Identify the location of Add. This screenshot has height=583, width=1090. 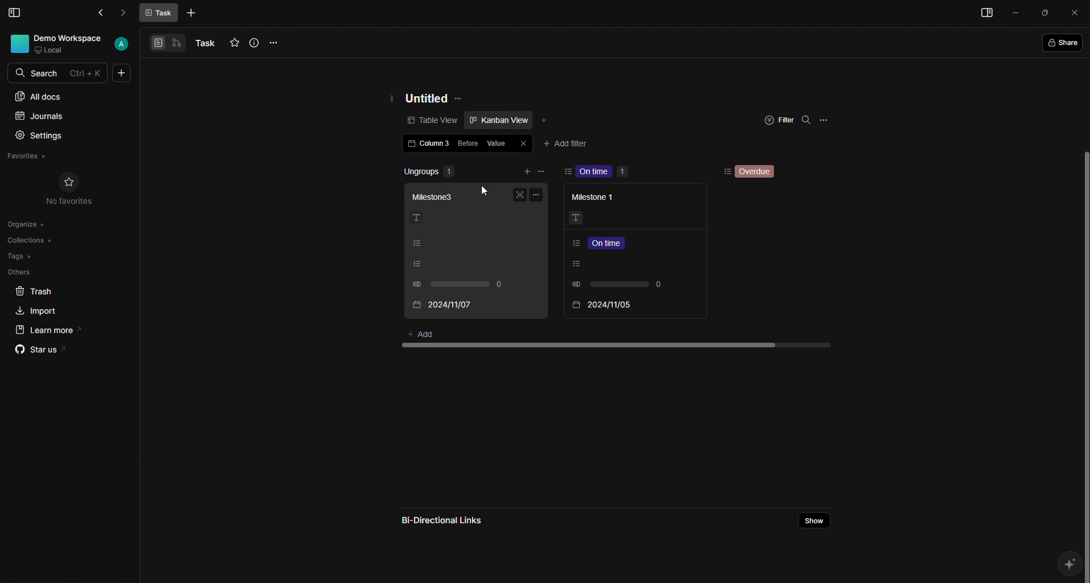
(428, 334).